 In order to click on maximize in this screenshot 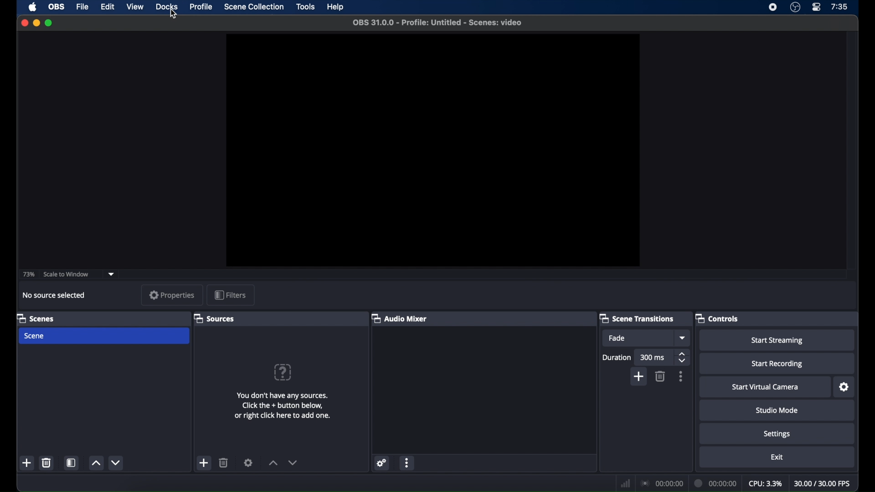, I will do `click(50, 23)`.